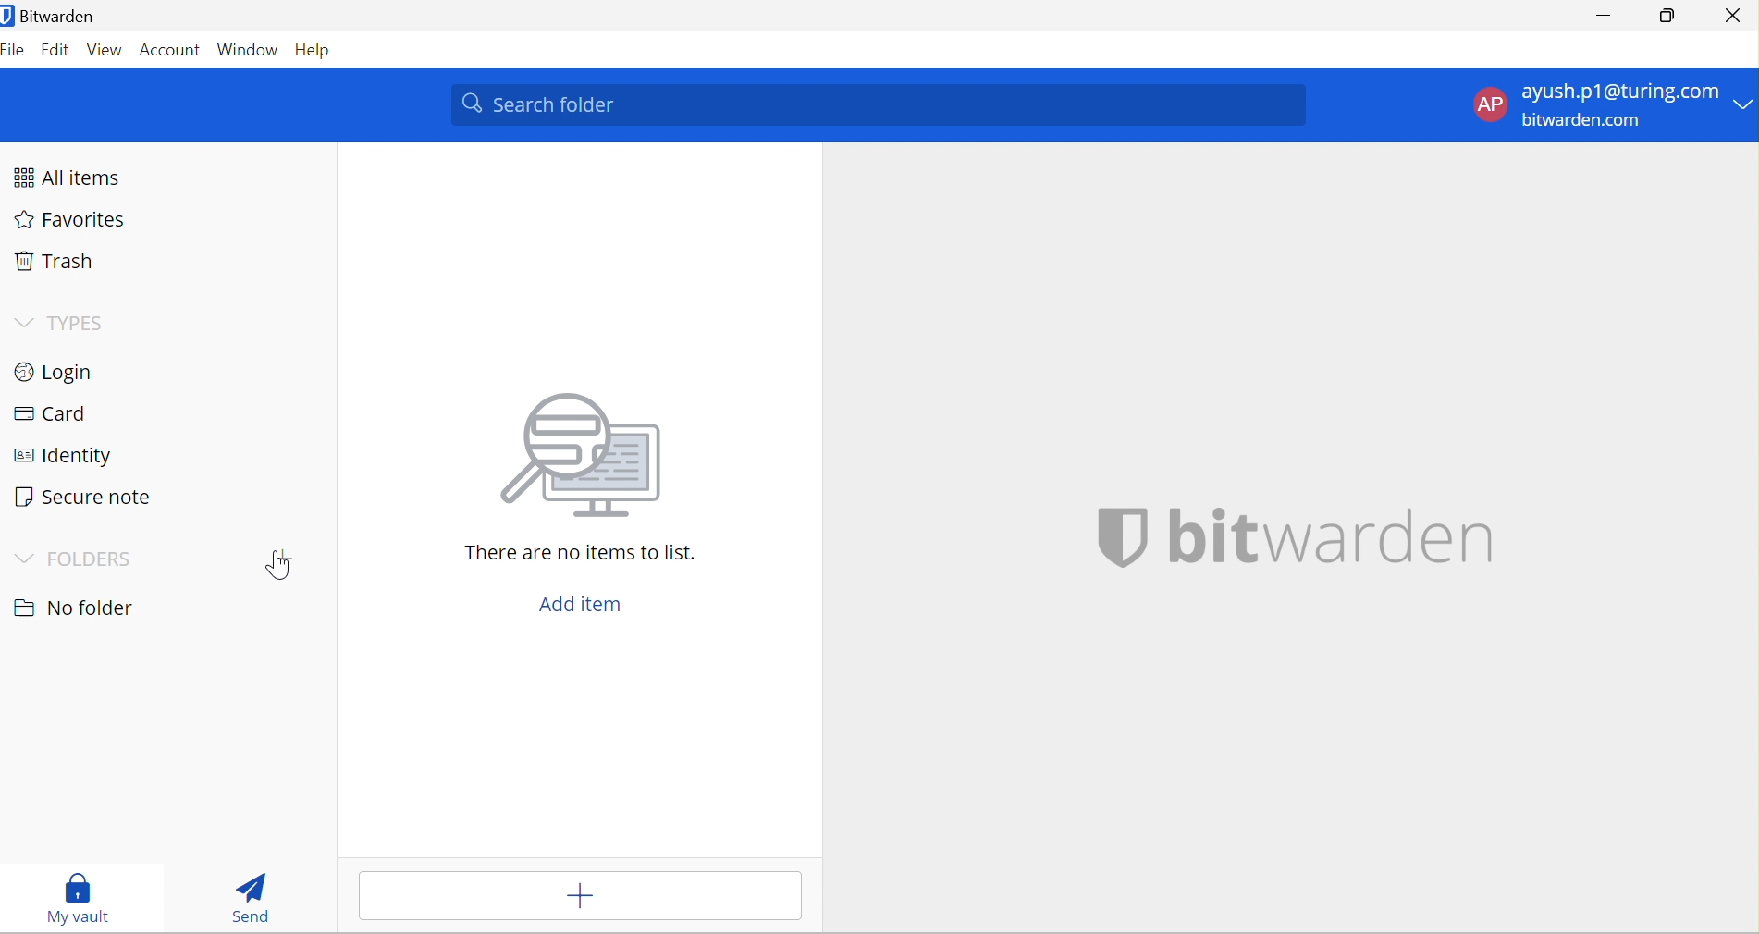  What do you see at coordinates (63, 374) in the screenshot?
I see `Login` at bounding box center [63, 374].